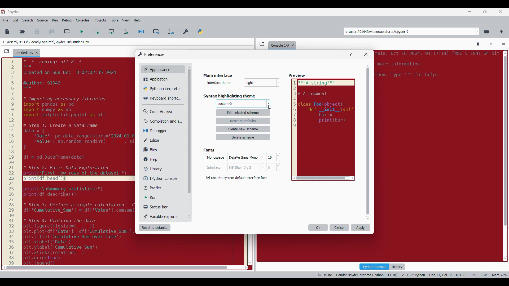  Describe the element at coordinates (294, 44) in the screenshot. I see `Close tab` at that location.